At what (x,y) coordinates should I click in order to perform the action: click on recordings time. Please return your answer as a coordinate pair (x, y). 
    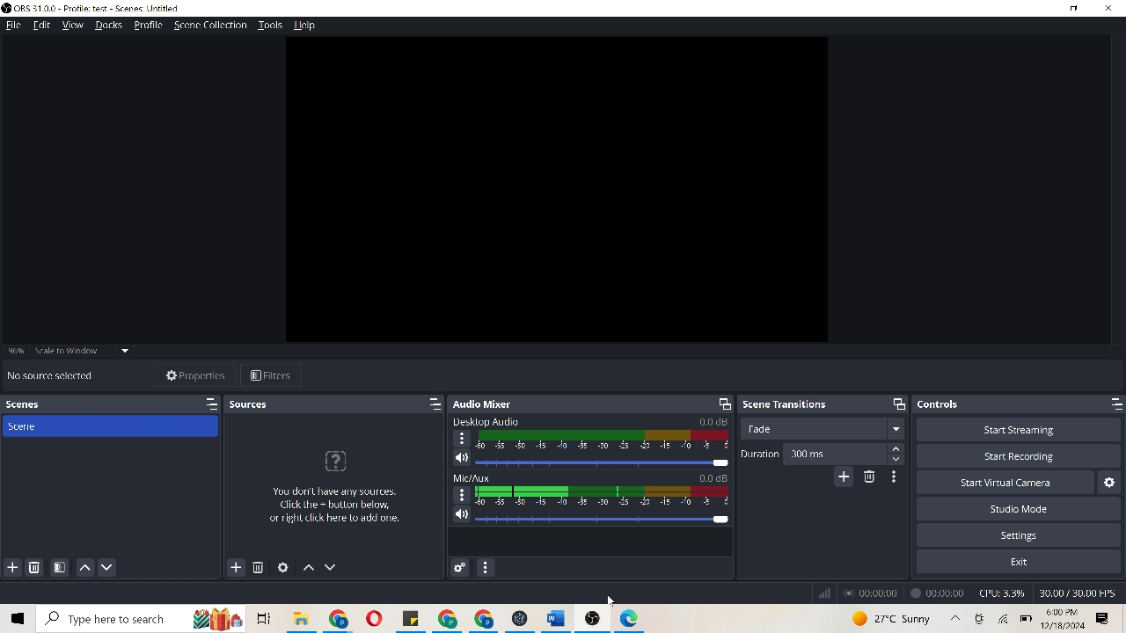
    Looking at the image, I should click on (907, 592).